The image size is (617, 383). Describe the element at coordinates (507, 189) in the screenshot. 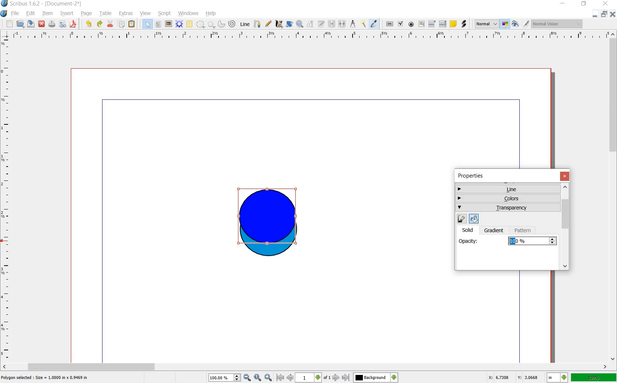

I see `line` at that location.